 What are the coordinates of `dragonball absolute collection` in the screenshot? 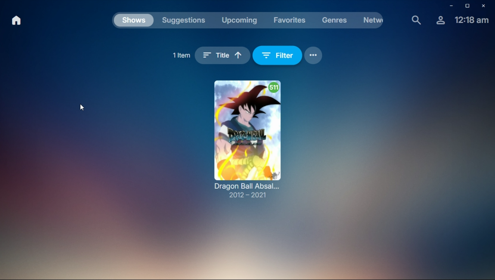 It's located at (247, 141).